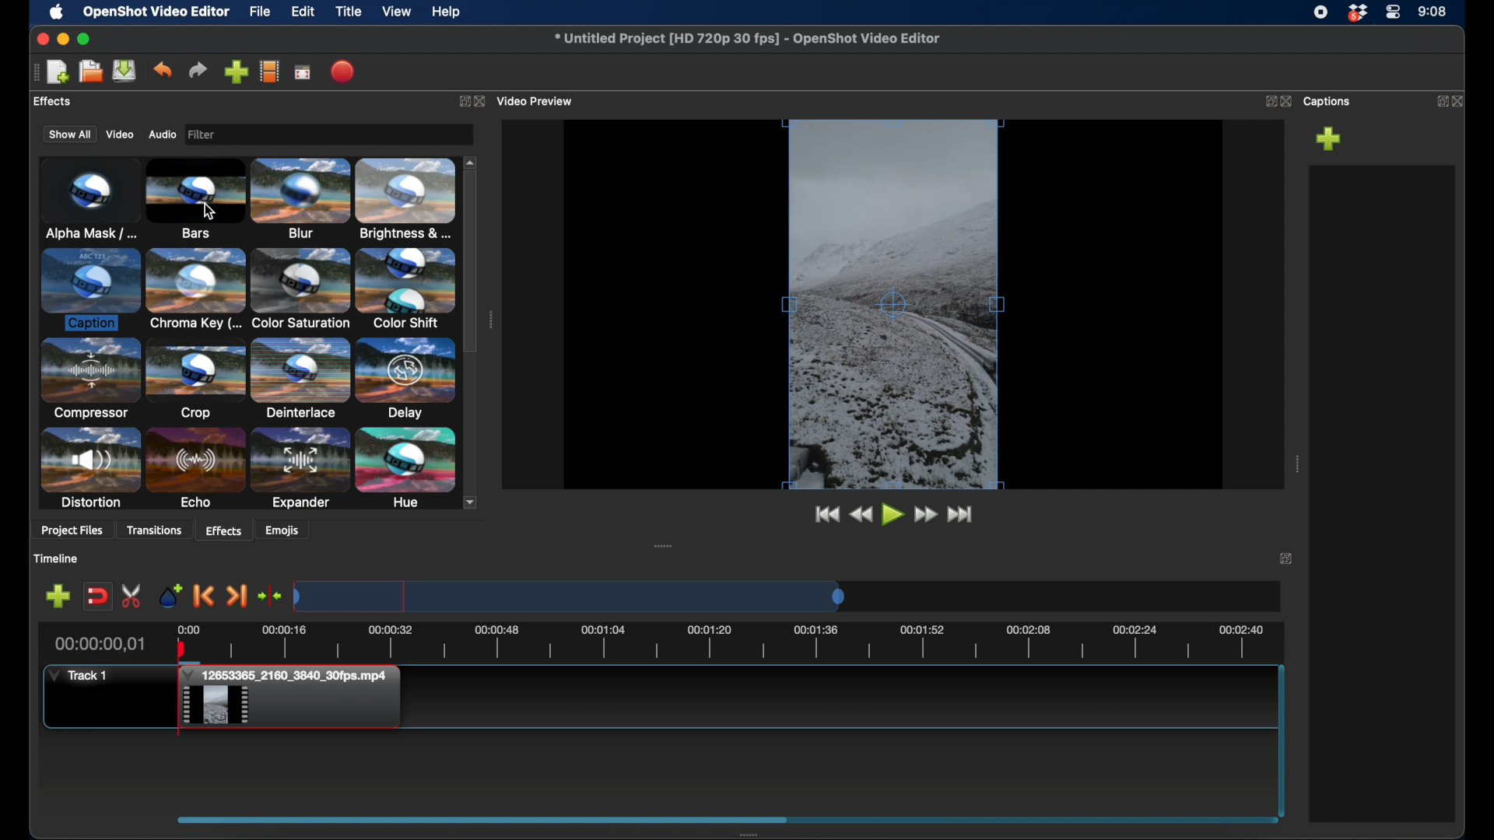 The height and width of the screenshot is (840, 1494). I want to click on crop, so click(195, 380).